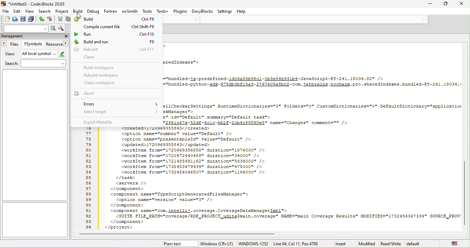 This screenshot has width=470, height=248. What do you see at coordinates (119, 104) in the screenshot?
I see `errors` at bounding box center [119, 104].